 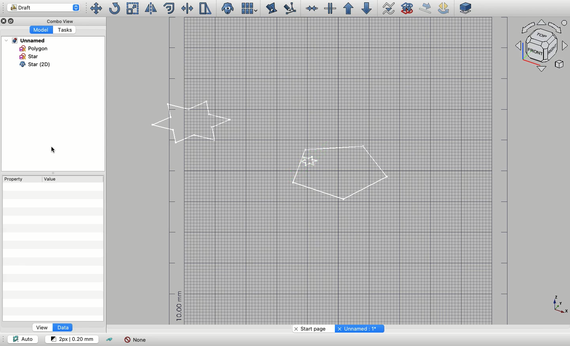 What do you see at coordinates (64, 30) in the screenshot?
I see `Tasks` at bounding box center [64, 30].